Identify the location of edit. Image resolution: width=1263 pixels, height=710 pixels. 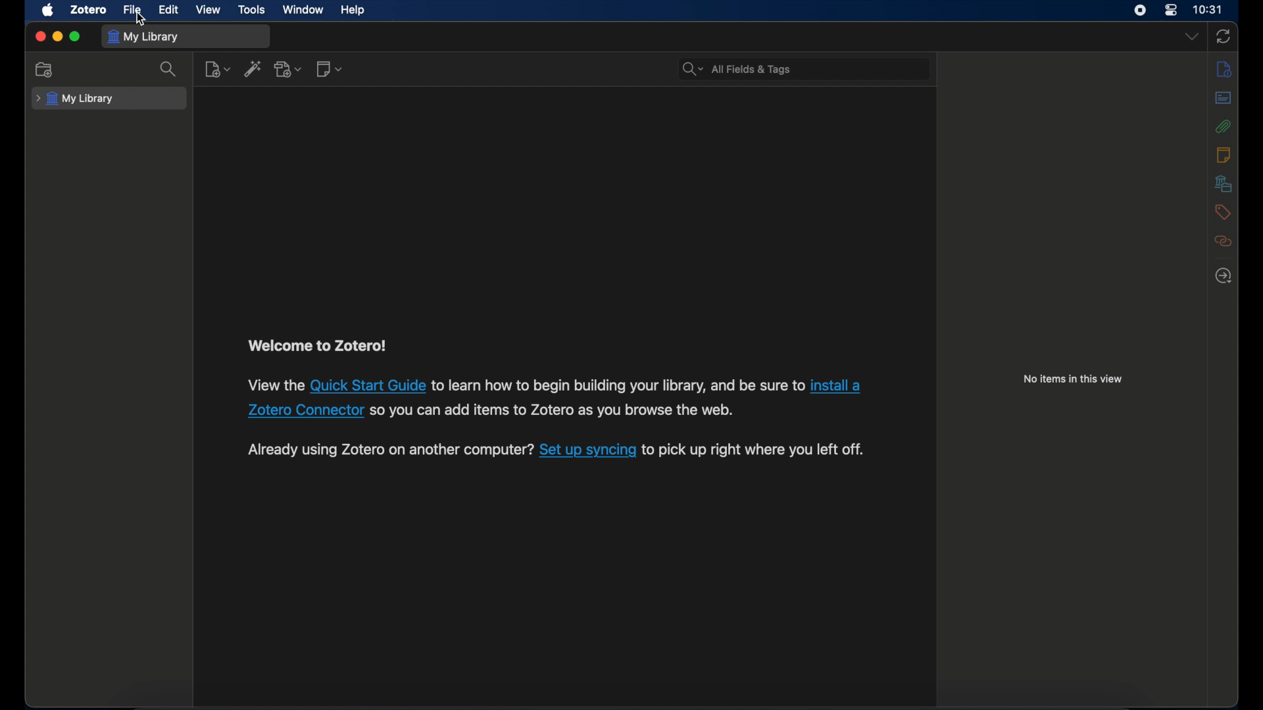
(170, 11).